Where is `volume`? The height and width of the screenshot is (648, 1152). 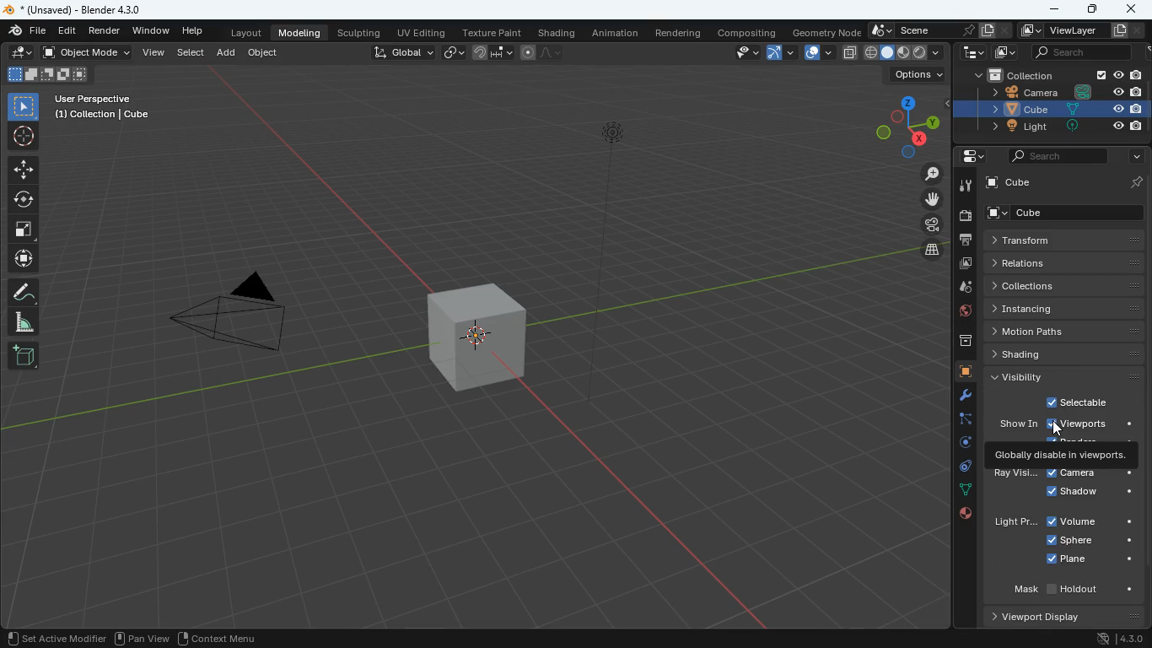
volume is located at coordinates (1090, 521).